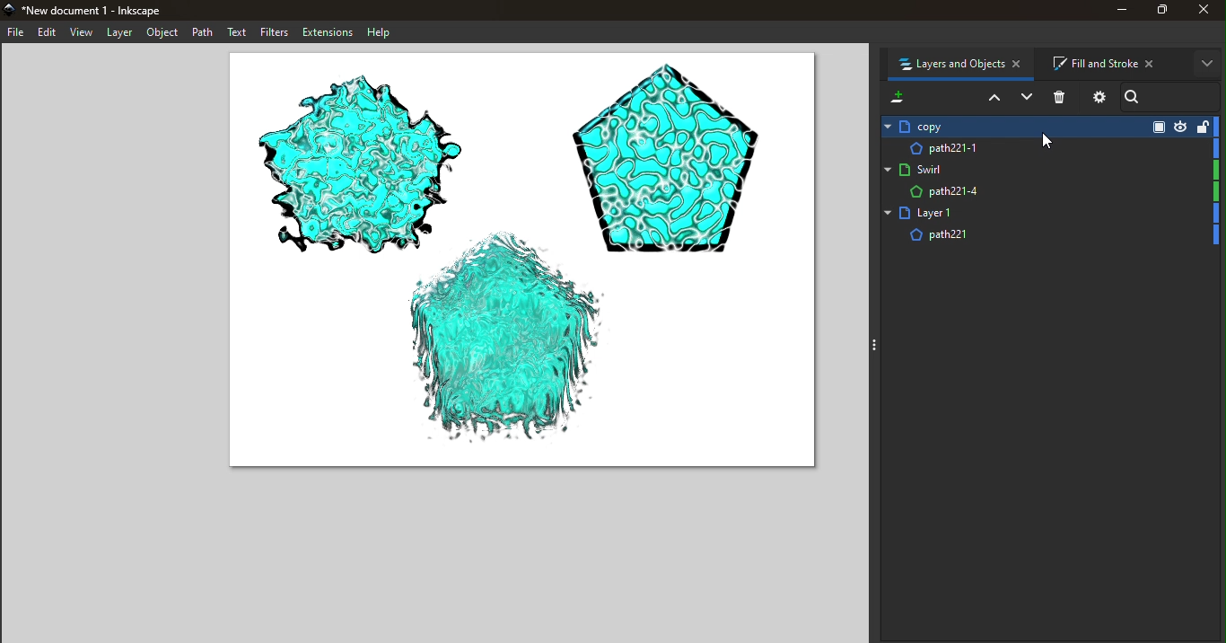 The image size is (1226, 643). What do you see at coordinates (204, 33) in the screenshot?
I see `Path` at bounding box center [204, 33].